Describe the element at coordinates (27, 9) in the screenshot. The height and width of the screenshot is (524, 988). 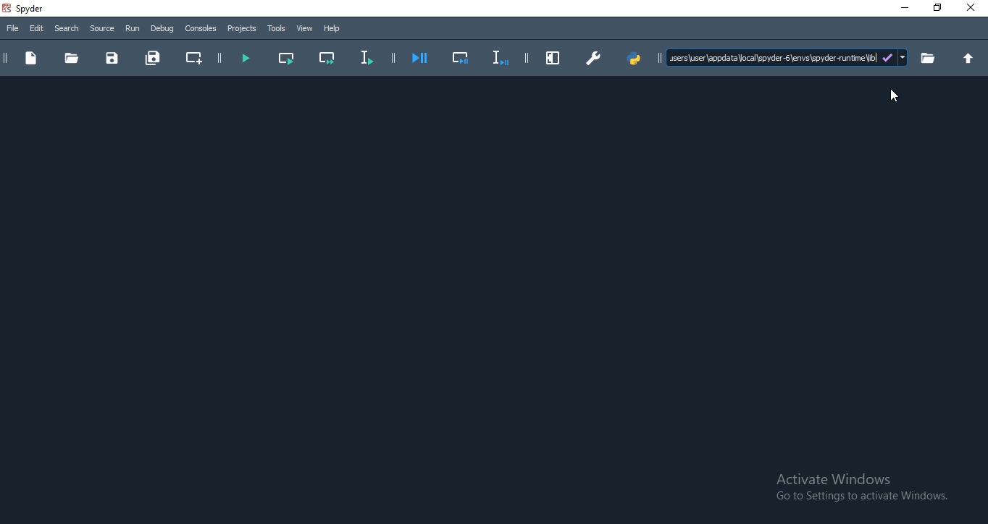
I see `spyder  Desktop Icon` at that location.